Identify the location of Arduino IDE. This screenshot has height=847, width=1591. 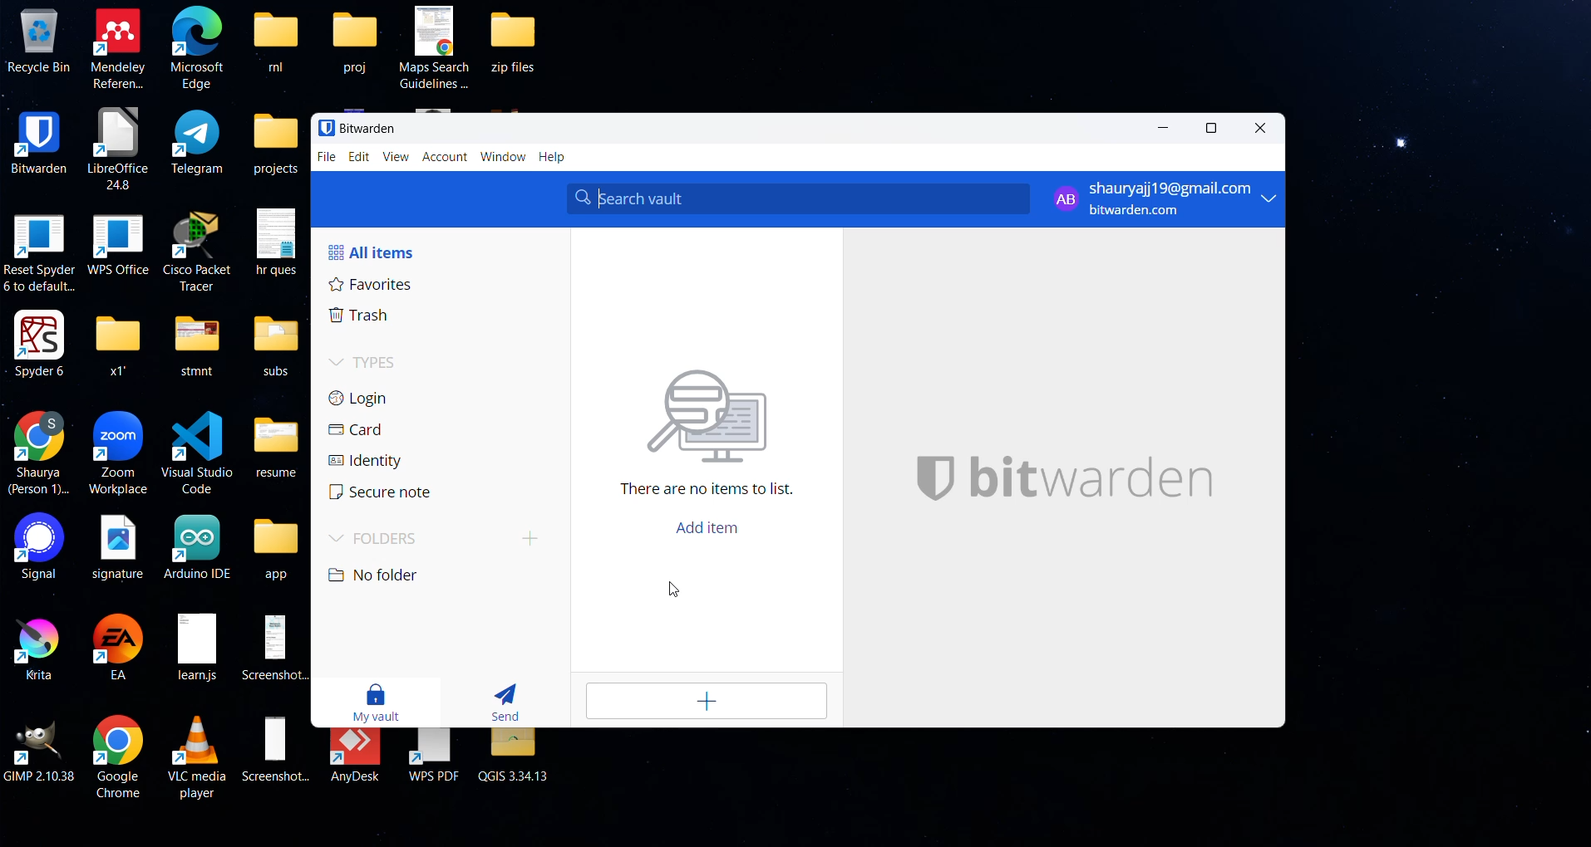
(198, 546).